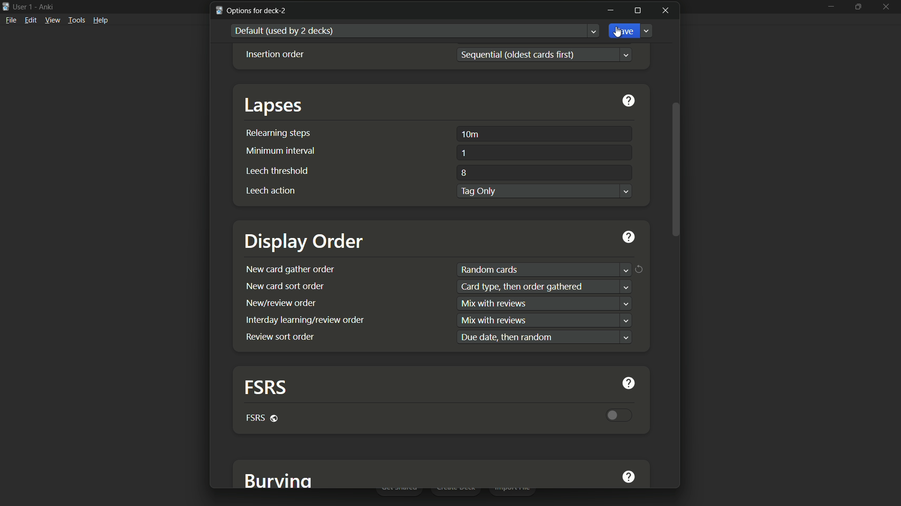 The width and height of the screenshot is (901, 506). What do you see at coordinates (625, 320) in the screenshot?
I see `dropdown` at bounding box center [625, 320].